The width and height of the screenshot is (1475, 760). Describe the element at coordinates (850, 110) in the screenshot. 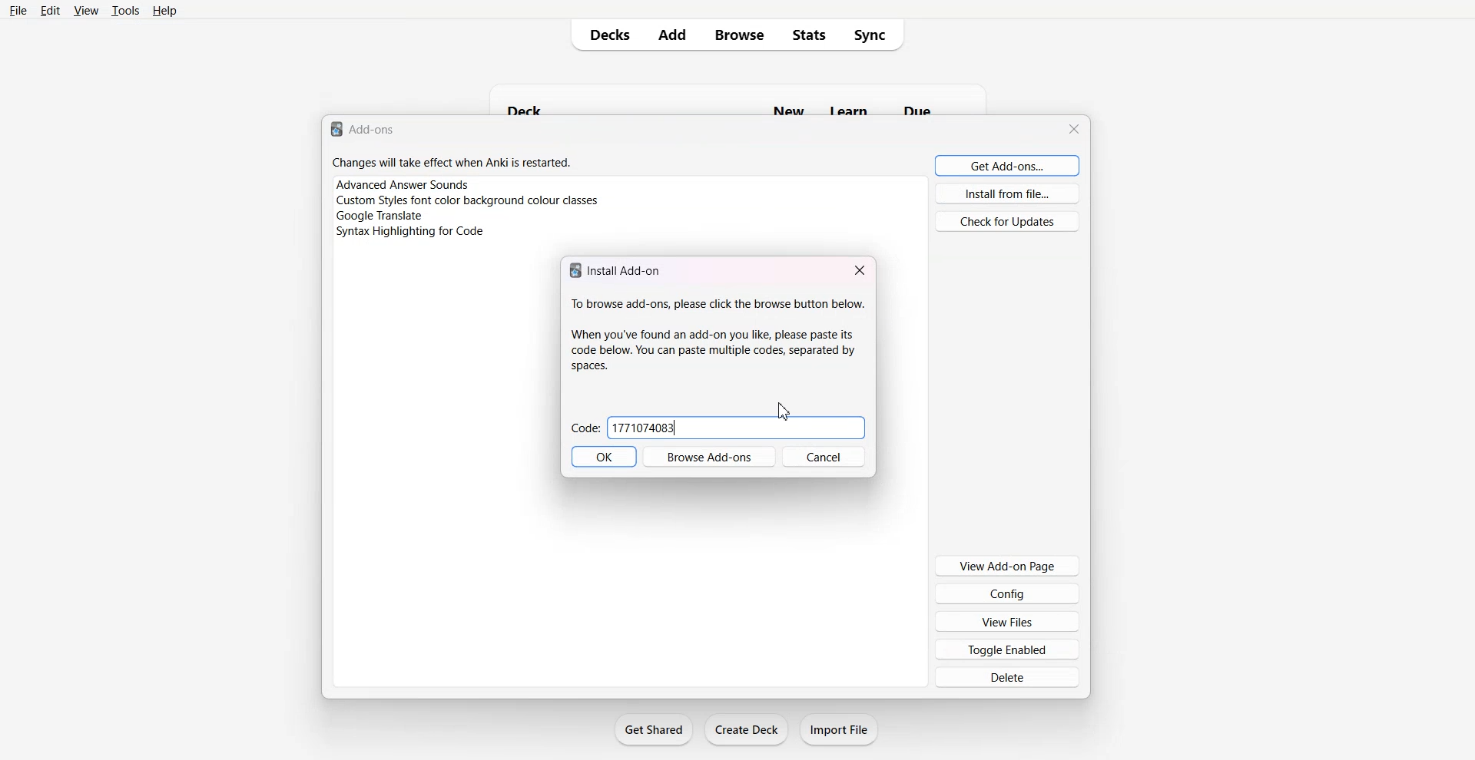

I see `learn` at that location.